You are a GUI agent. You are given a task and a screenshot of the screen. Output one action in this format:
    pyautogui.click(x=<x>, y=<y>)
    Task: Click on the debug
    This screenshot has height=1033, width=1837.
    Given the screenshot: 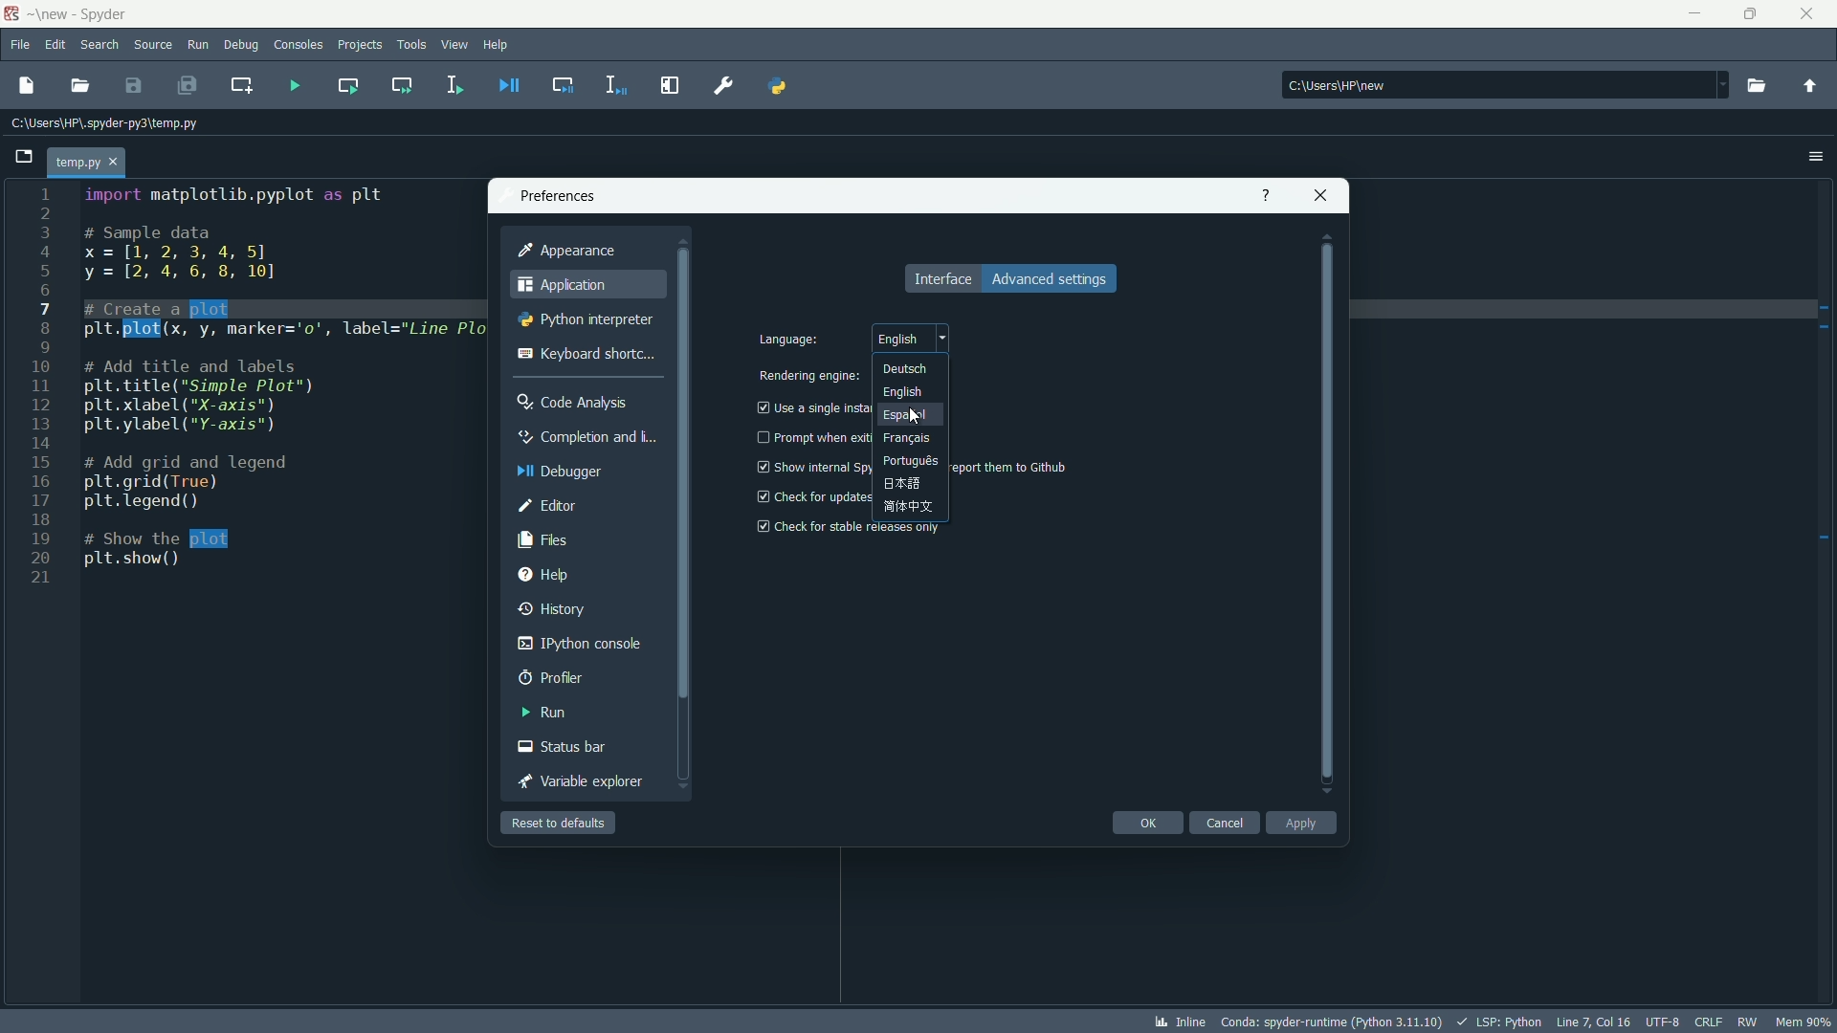 What is the action you would take?
    pyautogui.click(x=243, y=45)
    